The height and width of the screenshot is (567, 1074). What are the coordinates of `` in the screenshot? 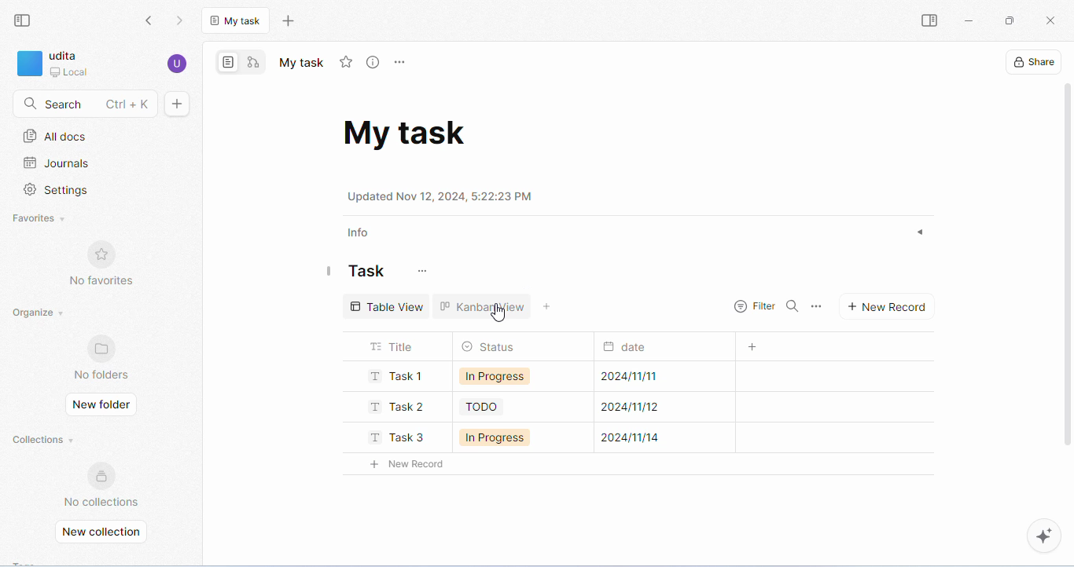 It's located at (627, 349).